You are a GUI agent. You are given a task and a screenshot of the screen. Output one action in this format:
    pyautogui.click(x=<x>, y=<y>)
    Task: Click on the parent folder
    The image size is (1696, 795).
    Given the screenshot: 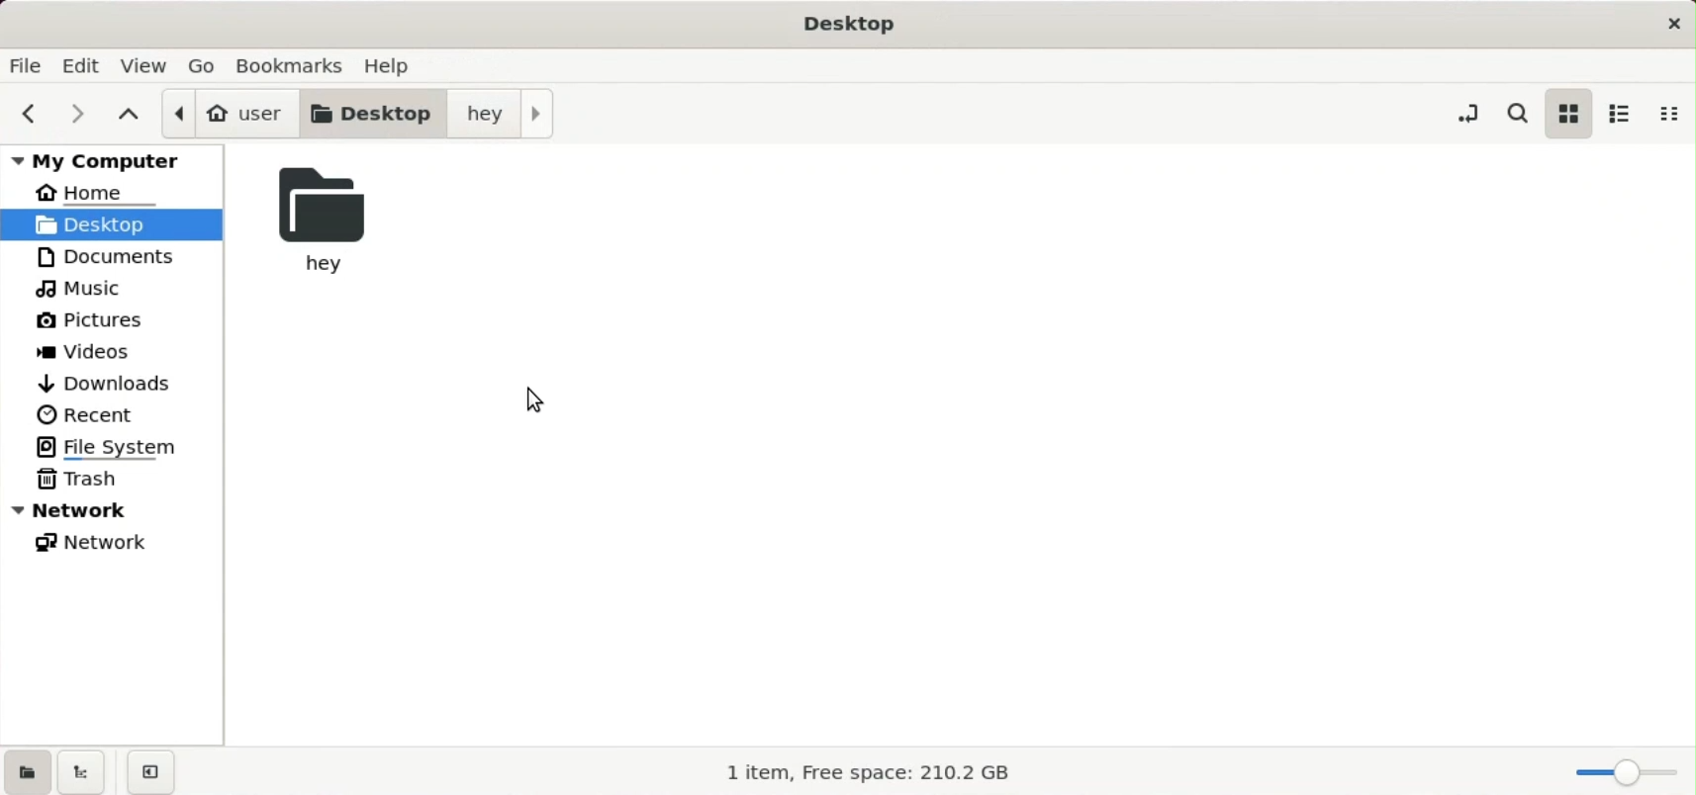 What is the action you would take?
    pyautogui.click(x=130, y=111)
    